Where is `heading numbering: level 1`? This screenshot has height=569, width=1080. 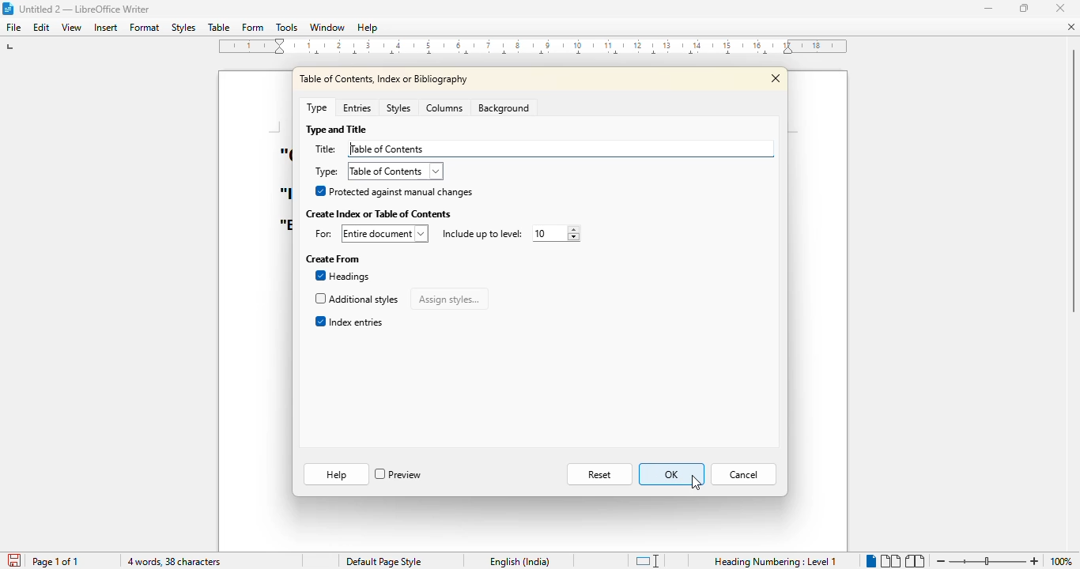 heading numbering: level 1 is located at coordinates (776, 562).